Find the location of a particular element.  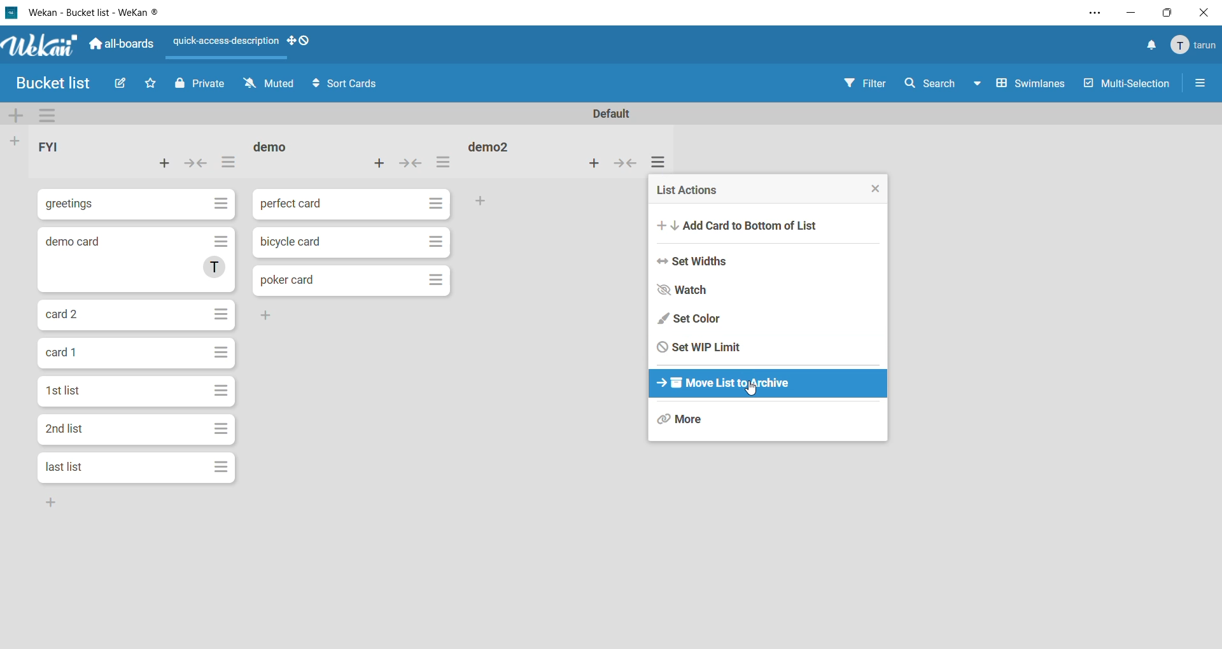

cursor is located at coordinates (751, 388).